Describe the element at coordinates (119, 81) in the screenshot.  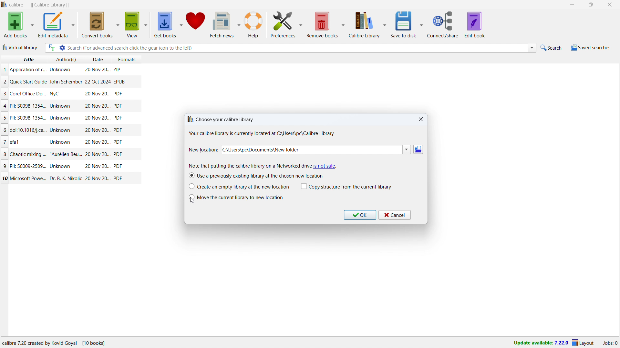
I see `EPUB` at that location.